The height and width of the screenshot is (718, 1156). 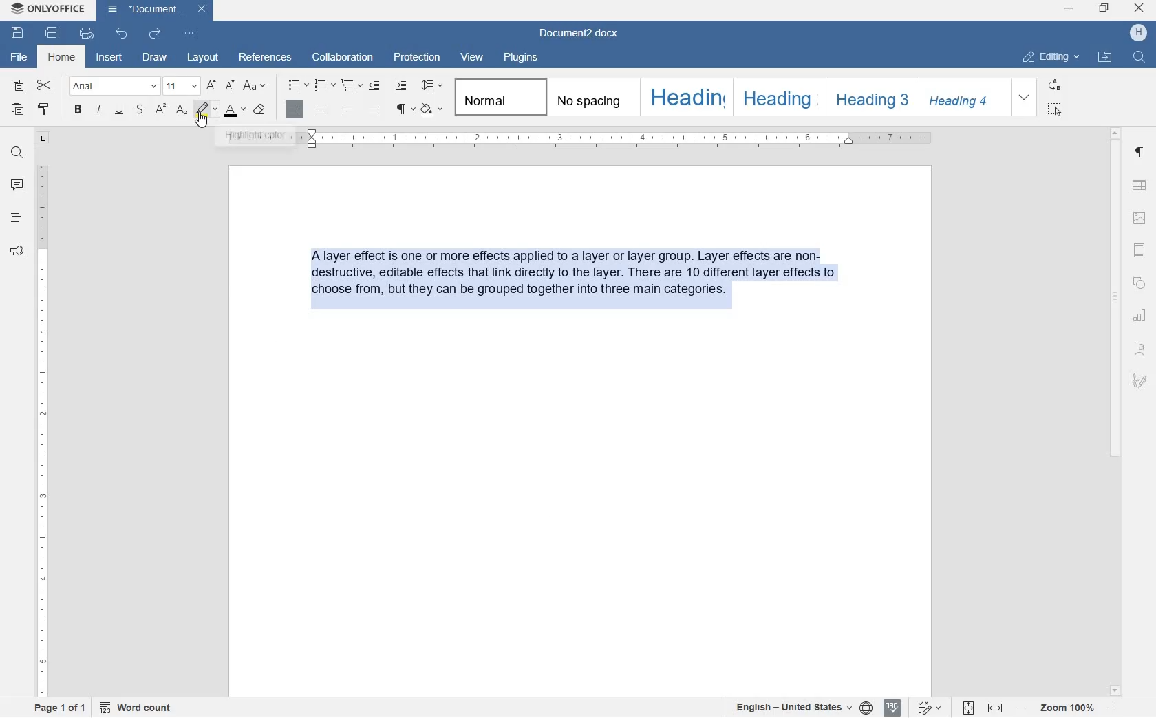 What do you see at coordinates (160, 109) in the screenshot?
I see `SUPERSCRIPT` at bounding box center [160, 109].